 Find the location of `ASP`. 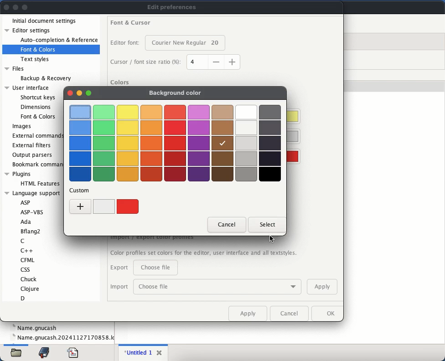

ASP is located at coordinates (26, 201).